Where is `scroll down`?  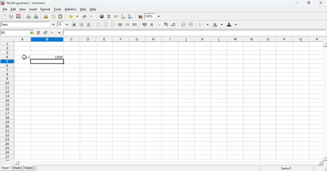
scroll down is located at coordinates (325, 158).